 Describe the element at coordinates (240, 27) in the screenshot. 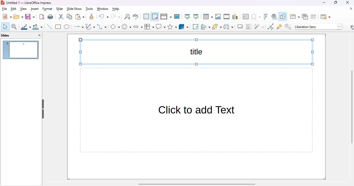

I see `shadow` at that location.